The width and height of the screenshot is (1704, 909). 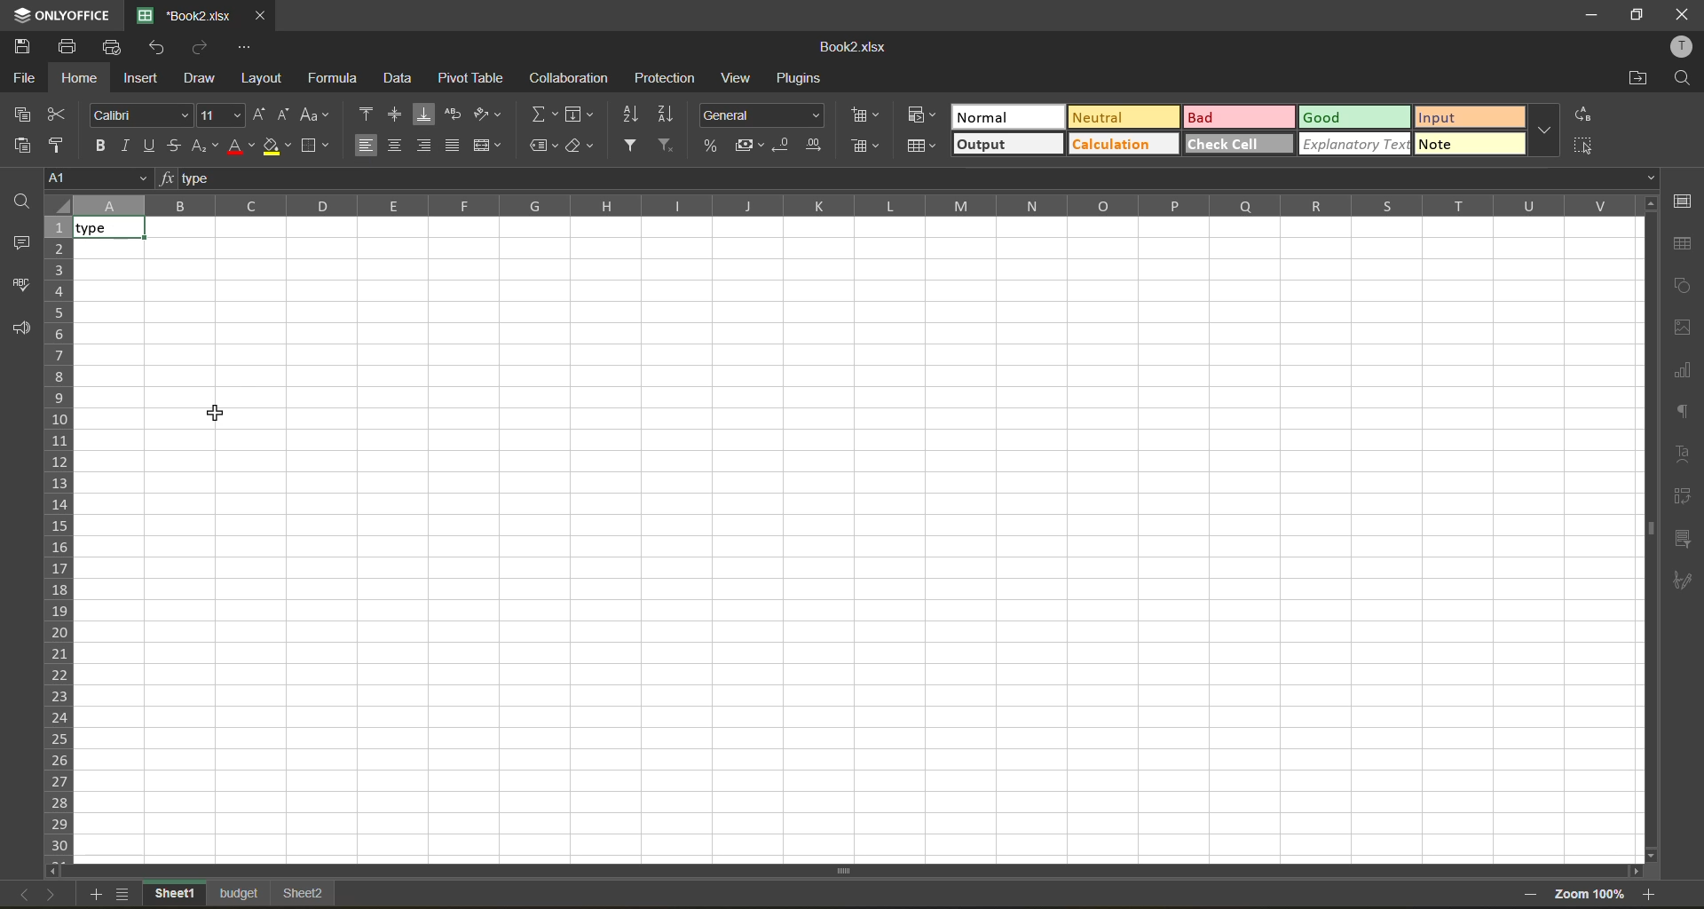 I want to click on replace, so click(x=1583, y=120).